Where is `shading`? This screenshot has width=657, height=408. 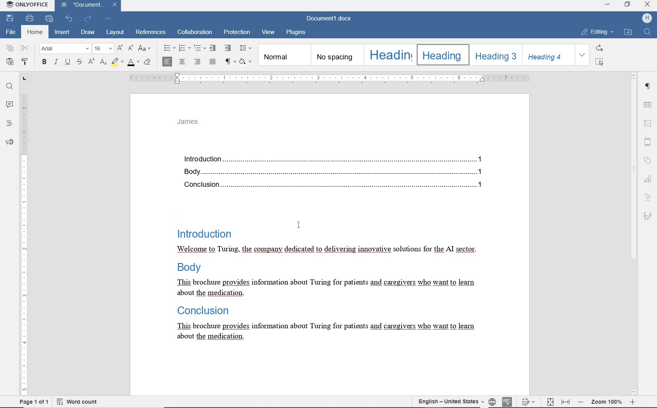
shading is located at coordinates (247, 61).